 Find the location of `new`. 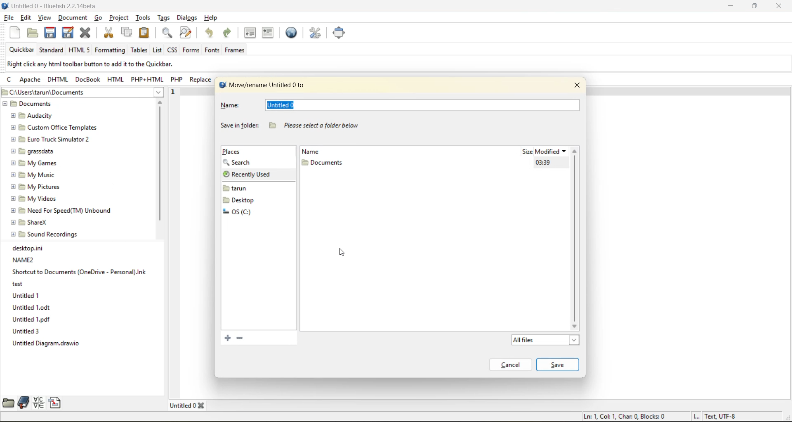

new is located at coordinates (10, 35).